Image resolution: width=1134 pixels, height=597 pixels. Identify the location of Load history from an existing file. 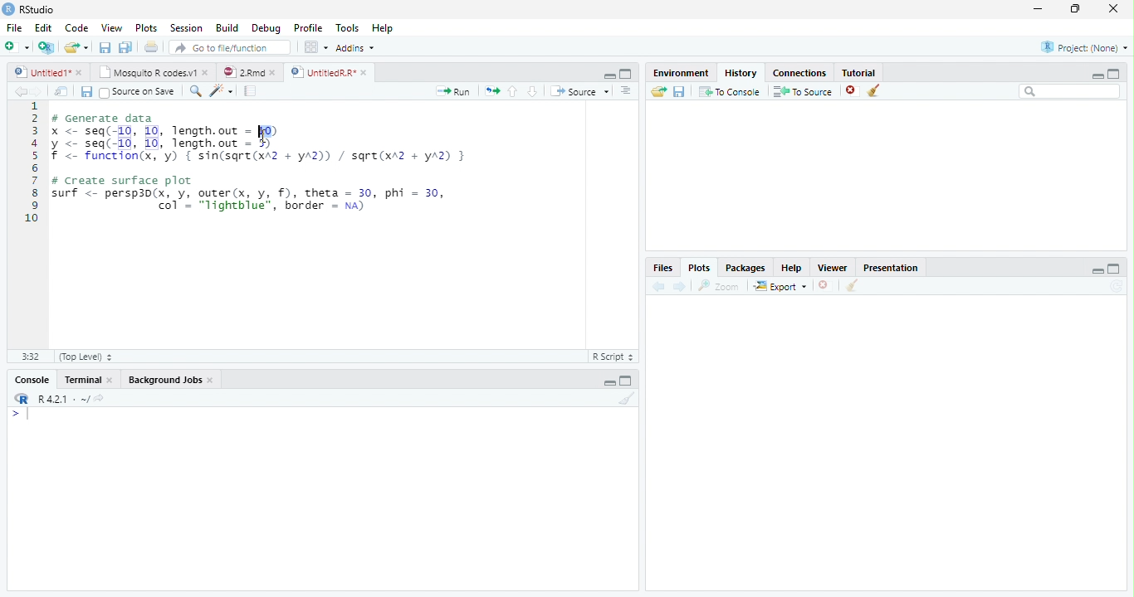
(657, 92).